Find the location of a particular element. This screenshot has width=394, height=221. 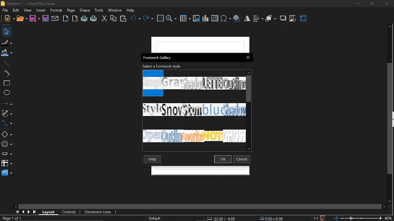

undo is located at coordinates (135, 19).